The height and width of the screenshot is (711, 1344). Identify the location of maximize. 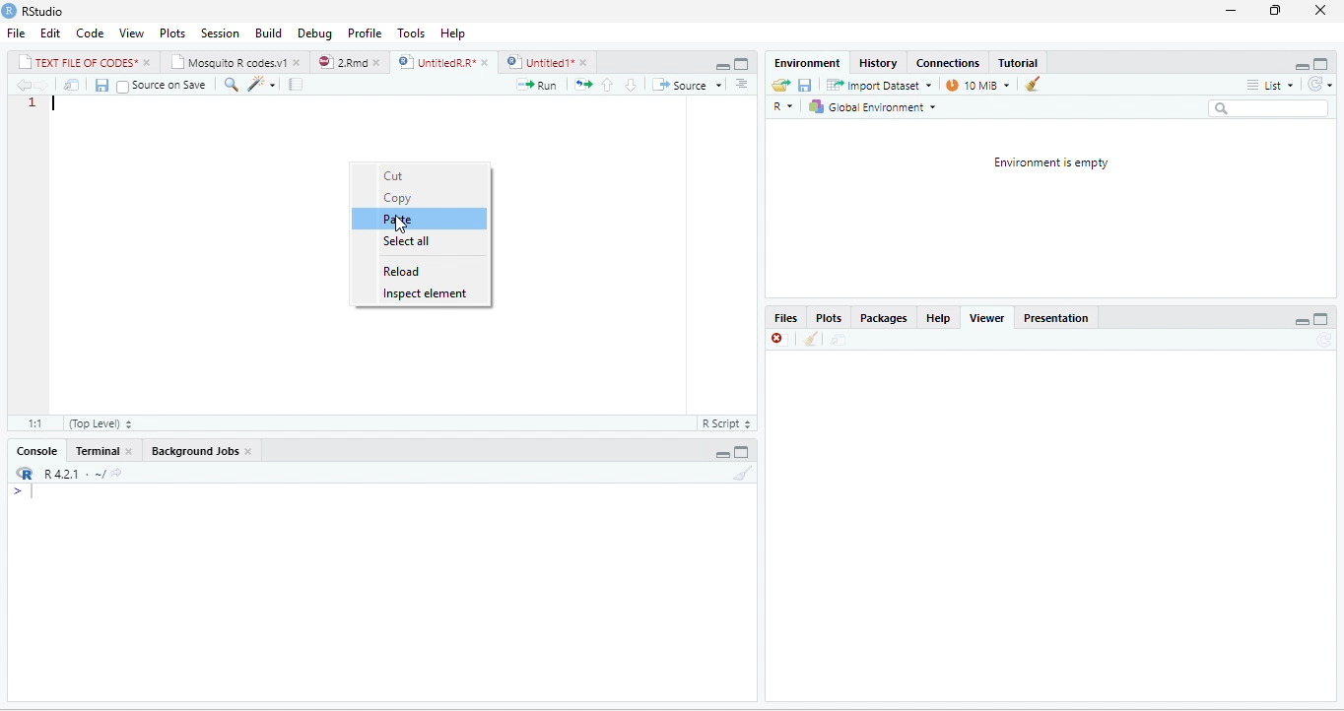
(1323, 318).